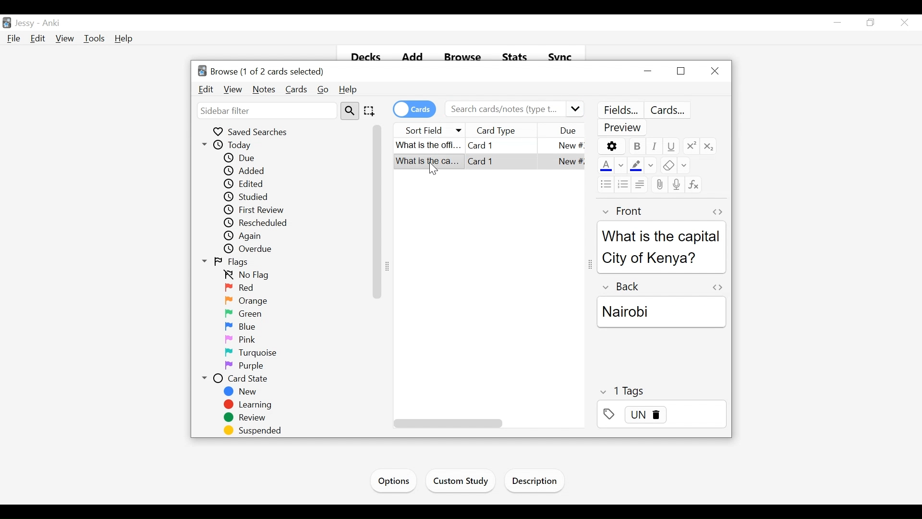  I want to click on Bak Field, so click(661, 308).